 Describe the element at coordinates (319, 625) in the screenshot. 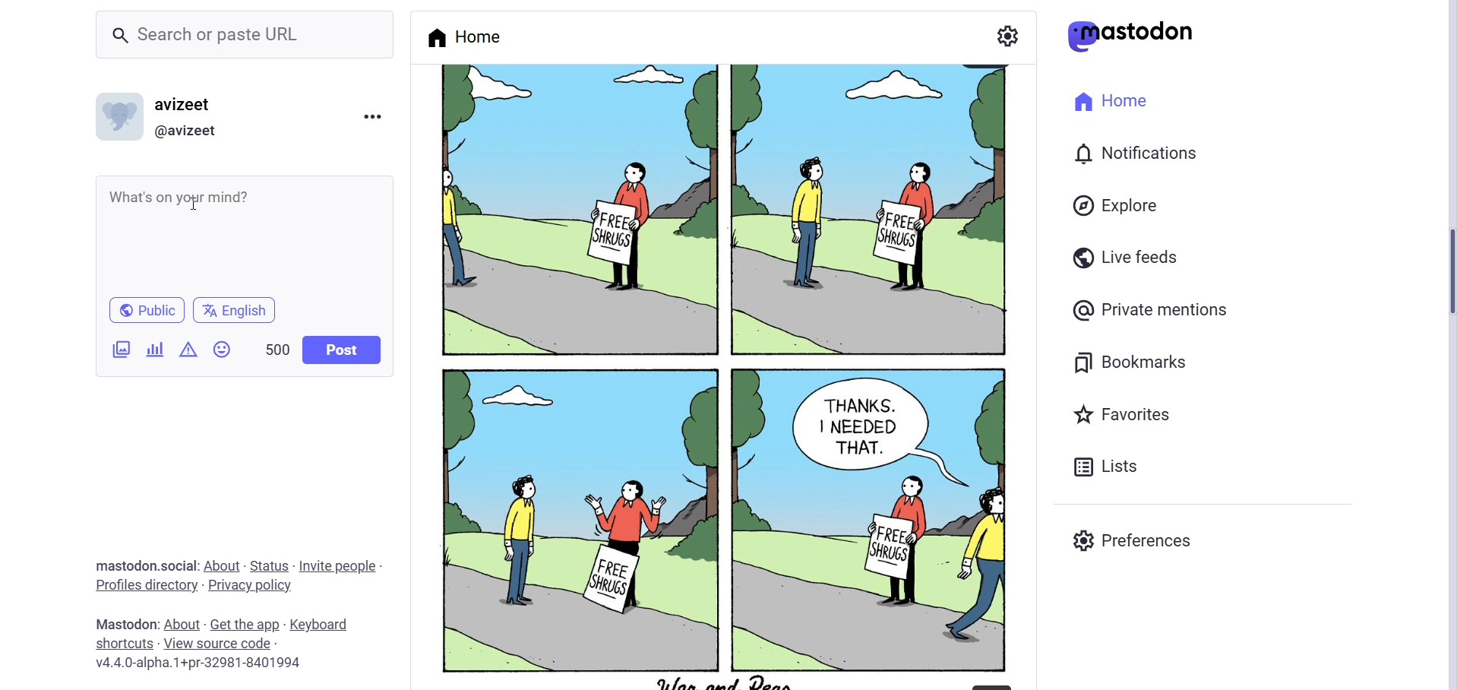

I see `Keyboard` at that location.